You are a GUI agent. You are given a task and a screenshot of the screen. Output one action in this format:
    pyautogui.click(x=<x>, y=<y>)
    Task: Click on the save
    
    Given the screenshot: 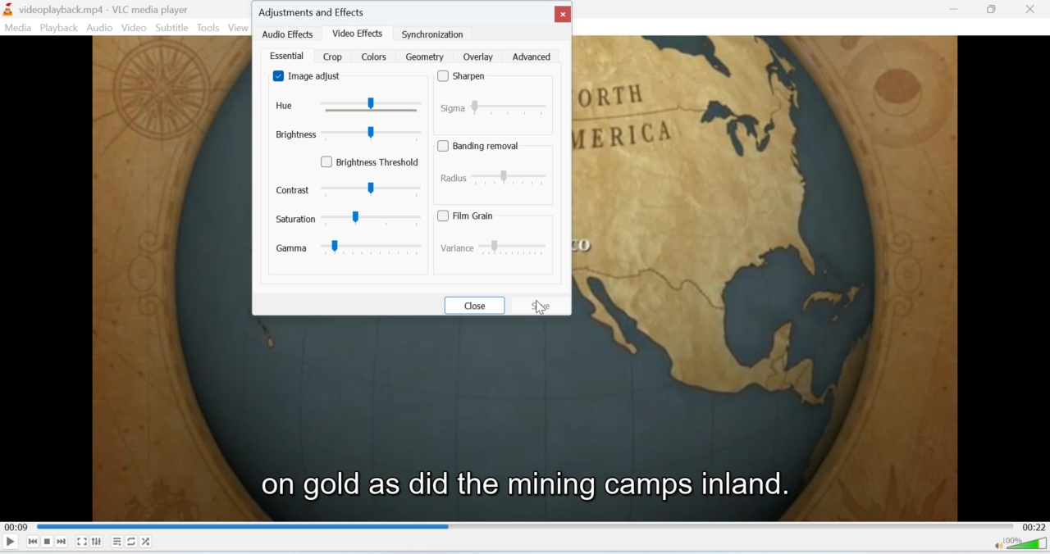 What is the action you would take?
    pyautogui.click(x=542, y=305)
    